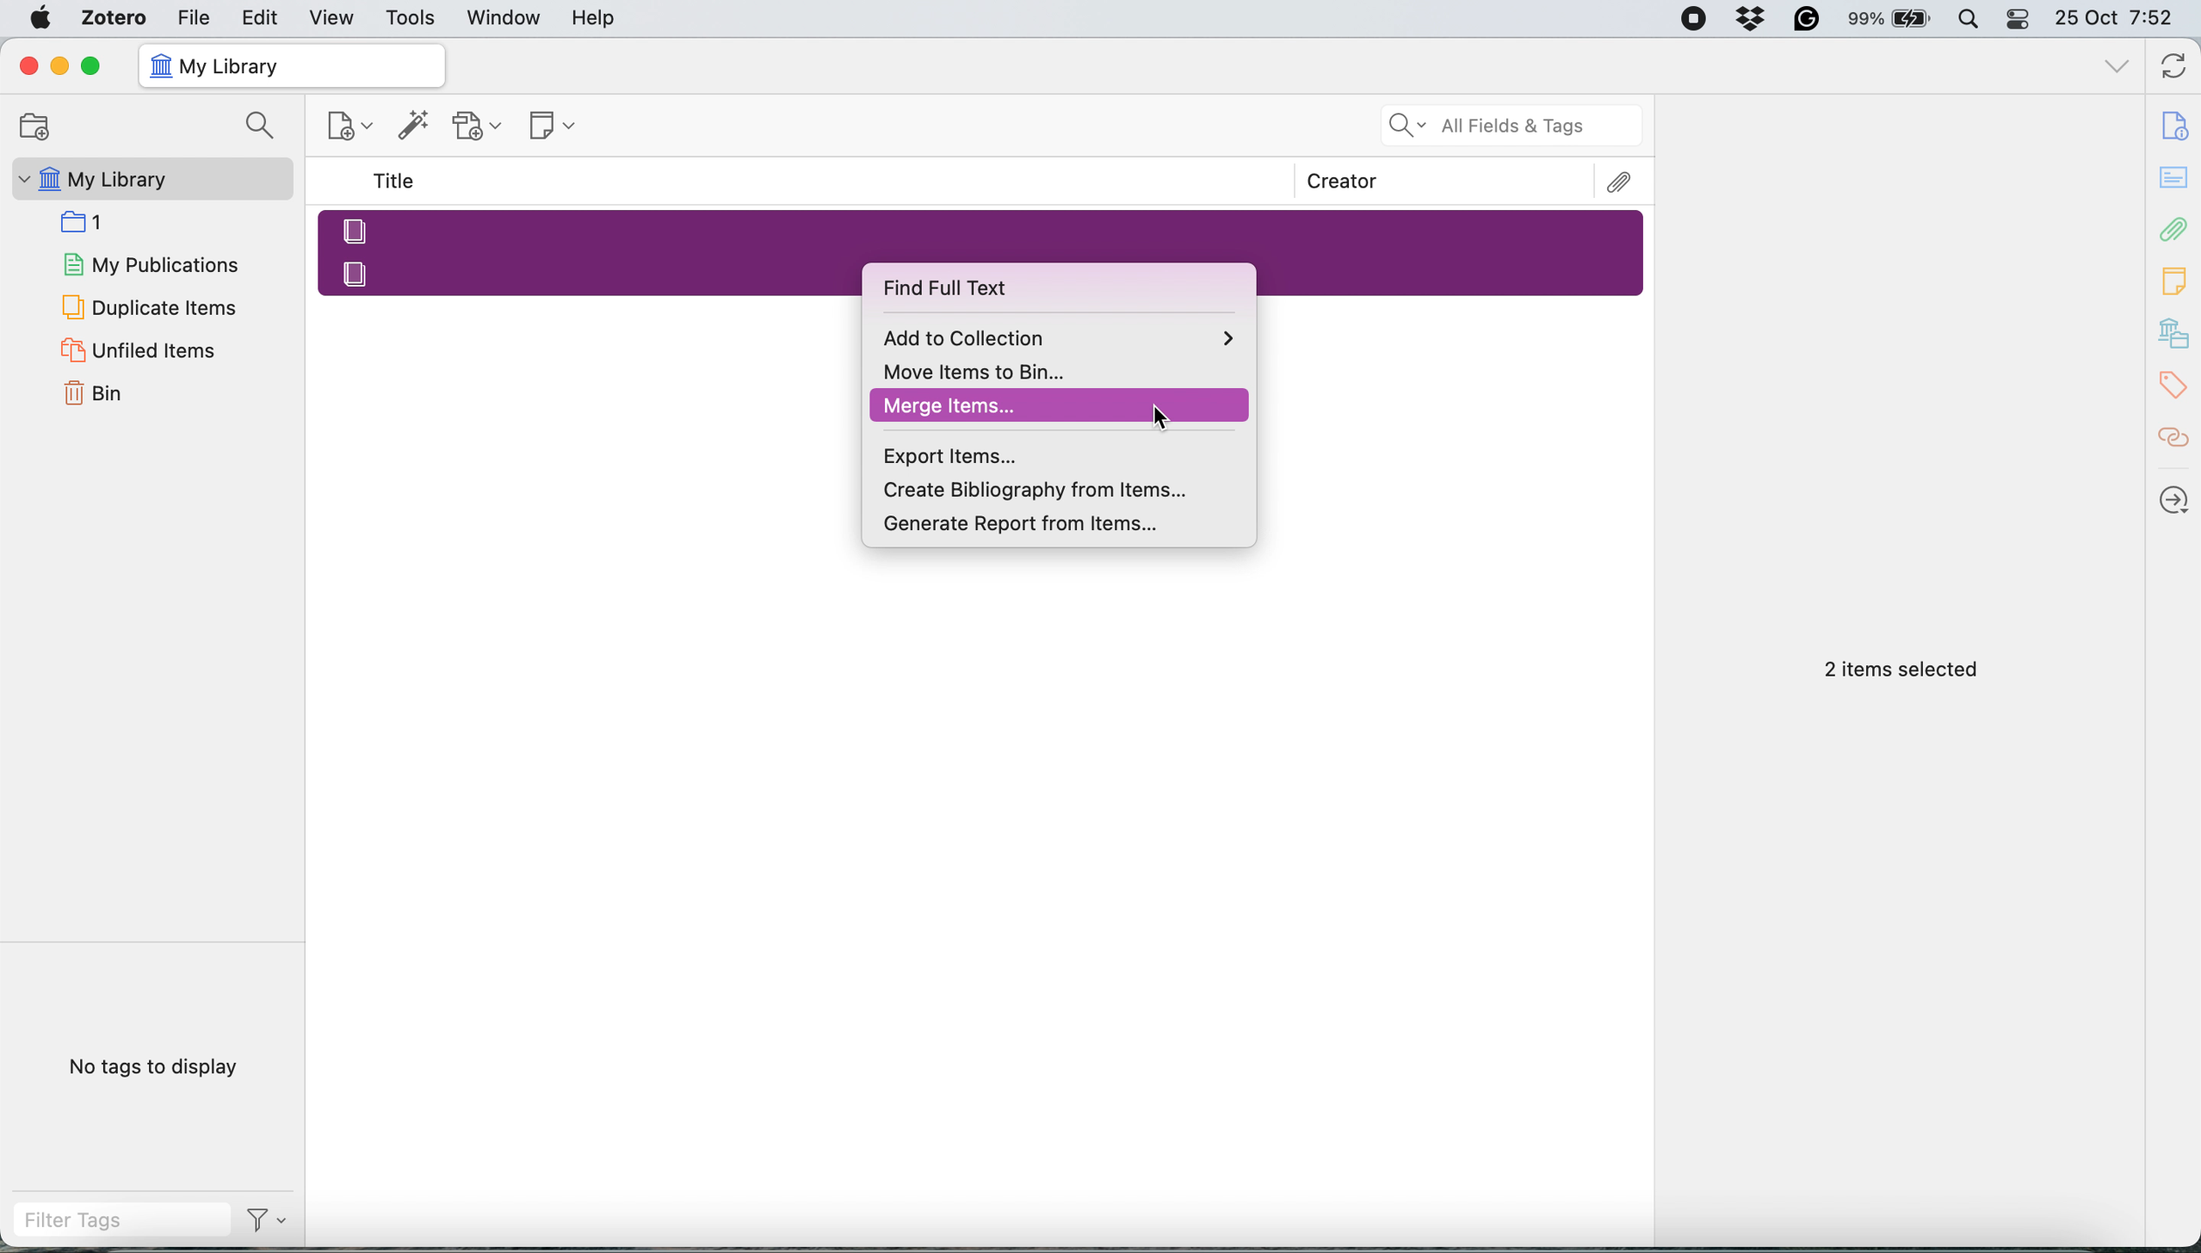 The width and height of the screenshot is (2201, 1253). What do you see at coordinates (58, 66) in the screenshot?
I see `Minimize` at bounding box center [58, 66].